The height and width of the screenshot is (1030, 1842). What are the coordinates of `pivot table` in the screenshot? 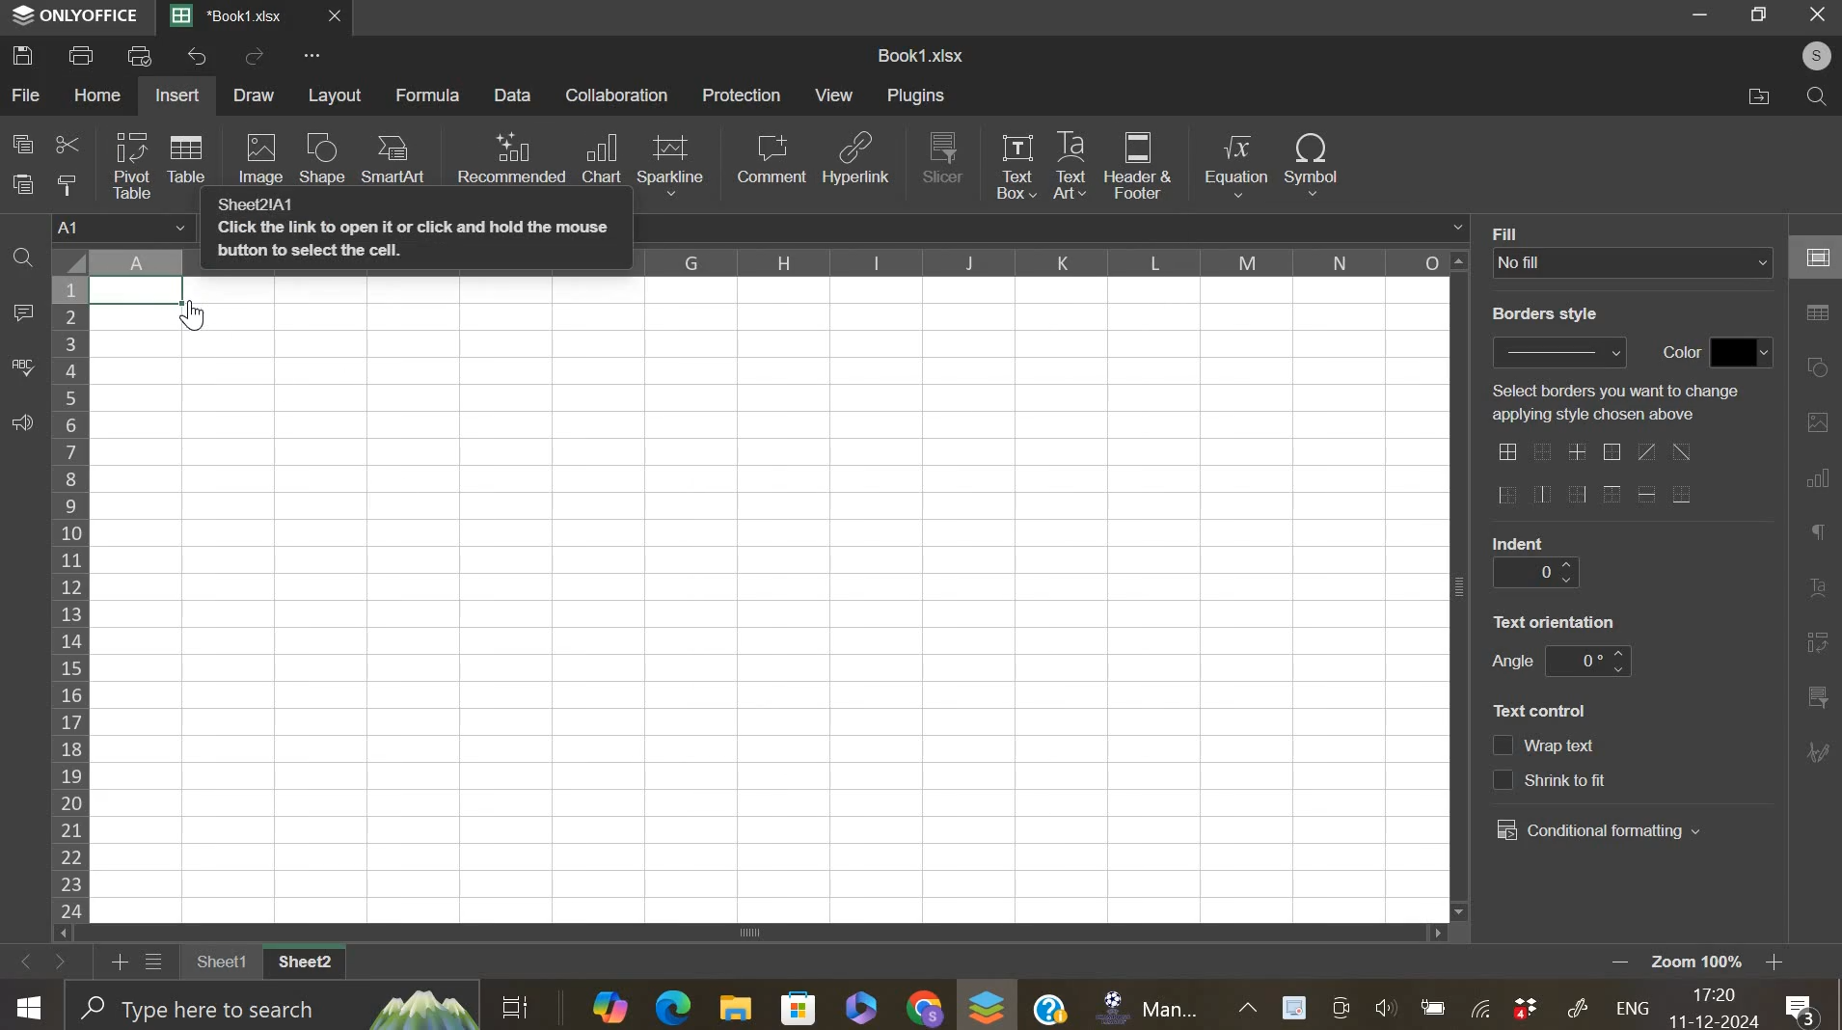 It's located at (132, 166).